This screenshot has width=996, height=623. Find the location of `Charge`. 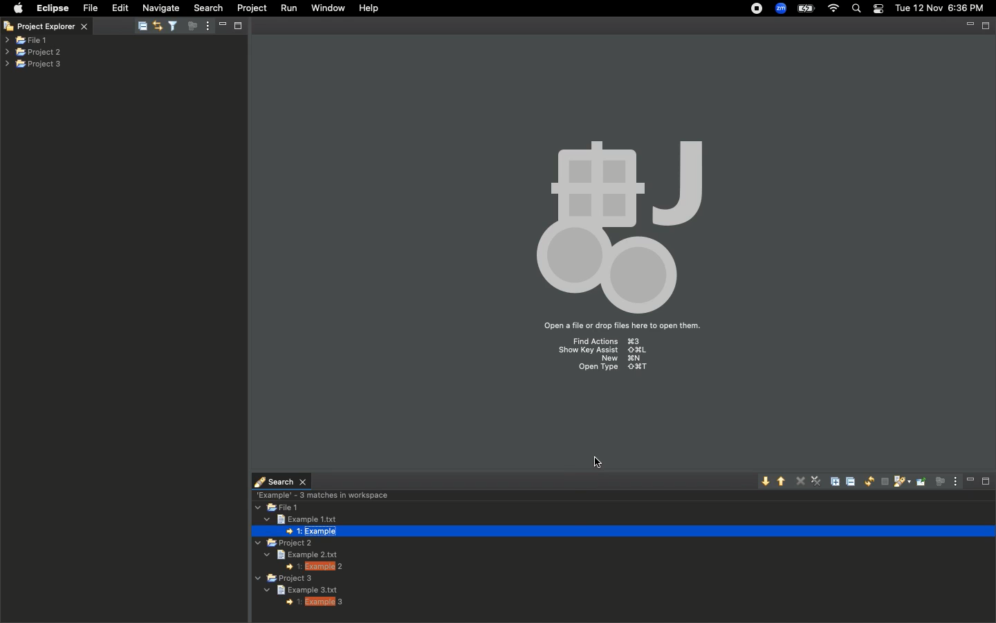

Charge is located at coordinates (804, 8).